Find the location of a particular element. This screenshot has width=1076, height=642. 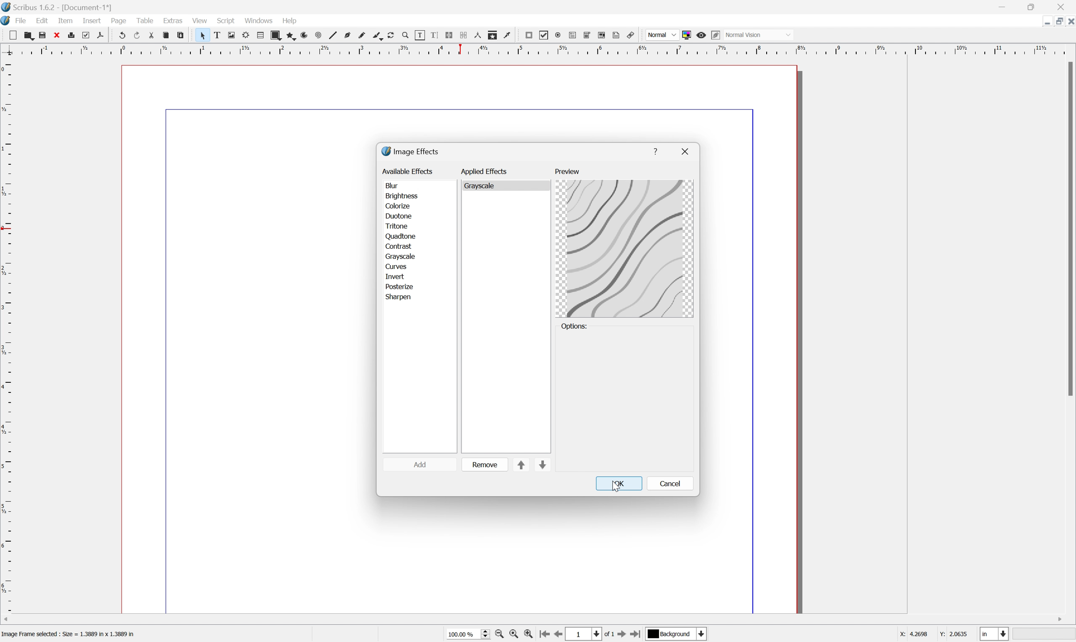

close is located at coordinates (686, 151).